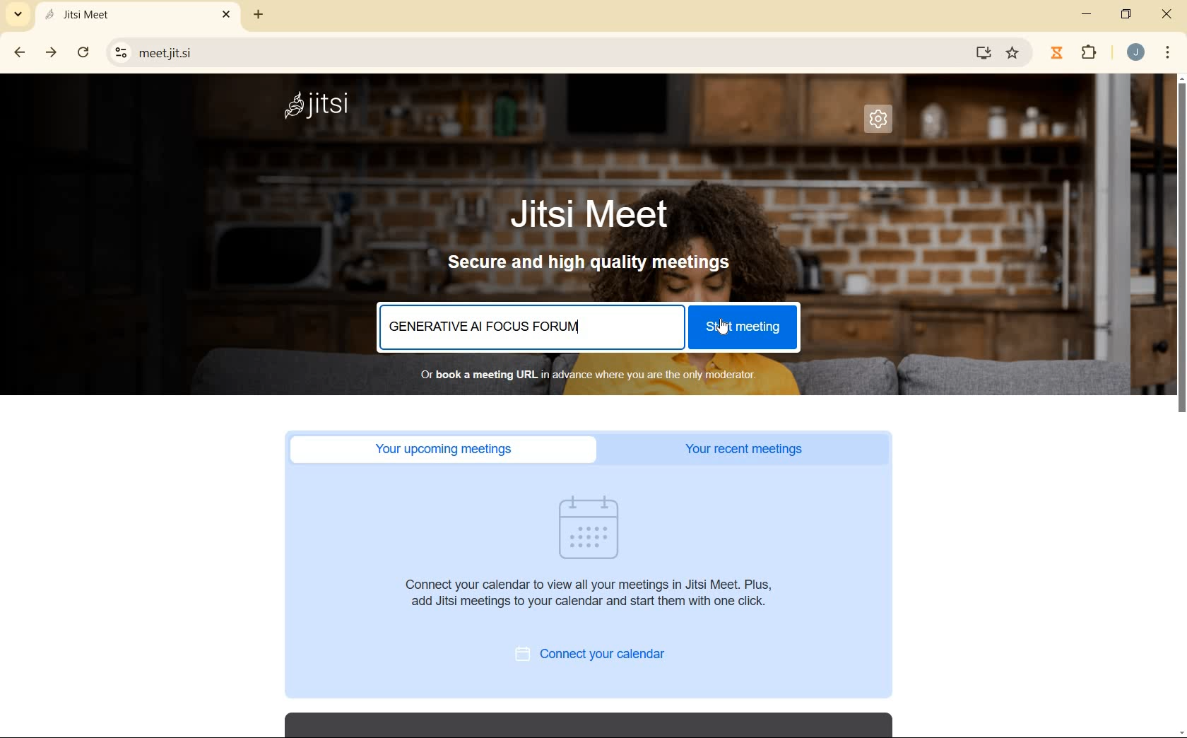 Image resolution: width=1187 pixels, height=738 pixels. I want to click on SEARCH TABS, so click(16, 14).